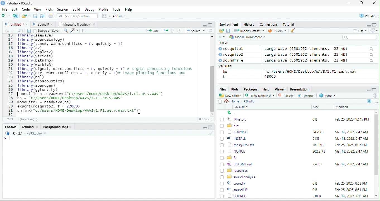 The width and height of the screenshot is (380, 201). Describe the element at coordinates (313, 119) in the screenshot. I see `0B` at that location.